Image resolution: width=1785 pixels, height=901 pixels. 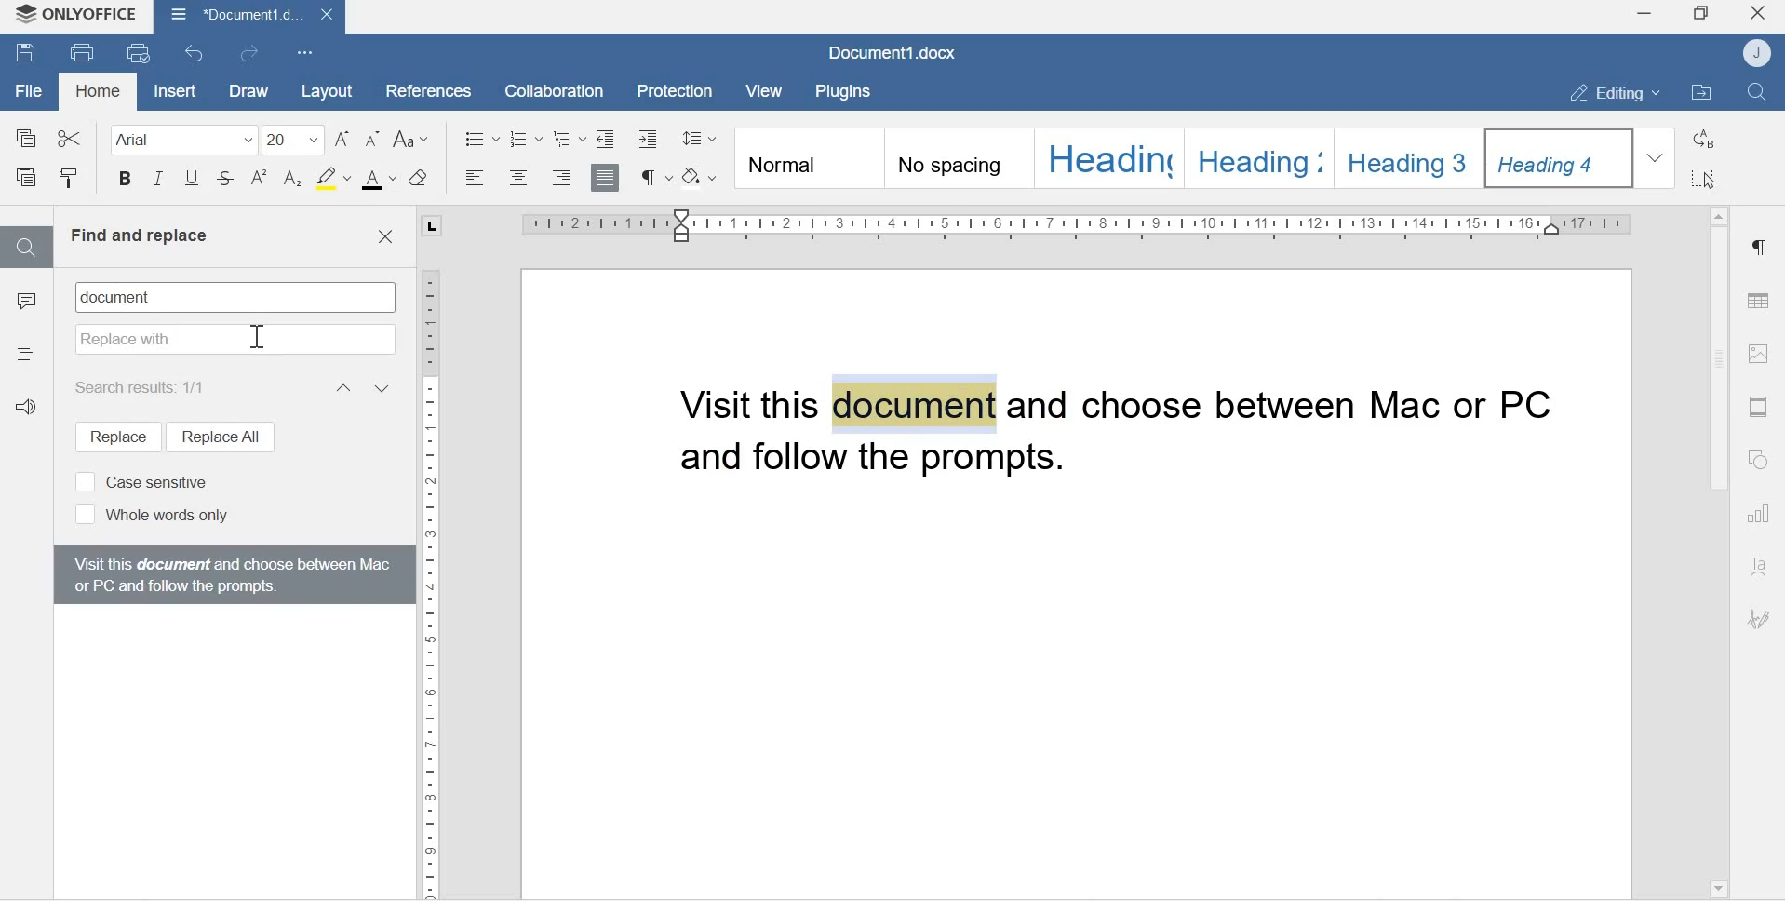 What do you see at coordinates (1758, 406) in the screenshot?
I see `Header & Footer` at bounding box center [1758, 406].